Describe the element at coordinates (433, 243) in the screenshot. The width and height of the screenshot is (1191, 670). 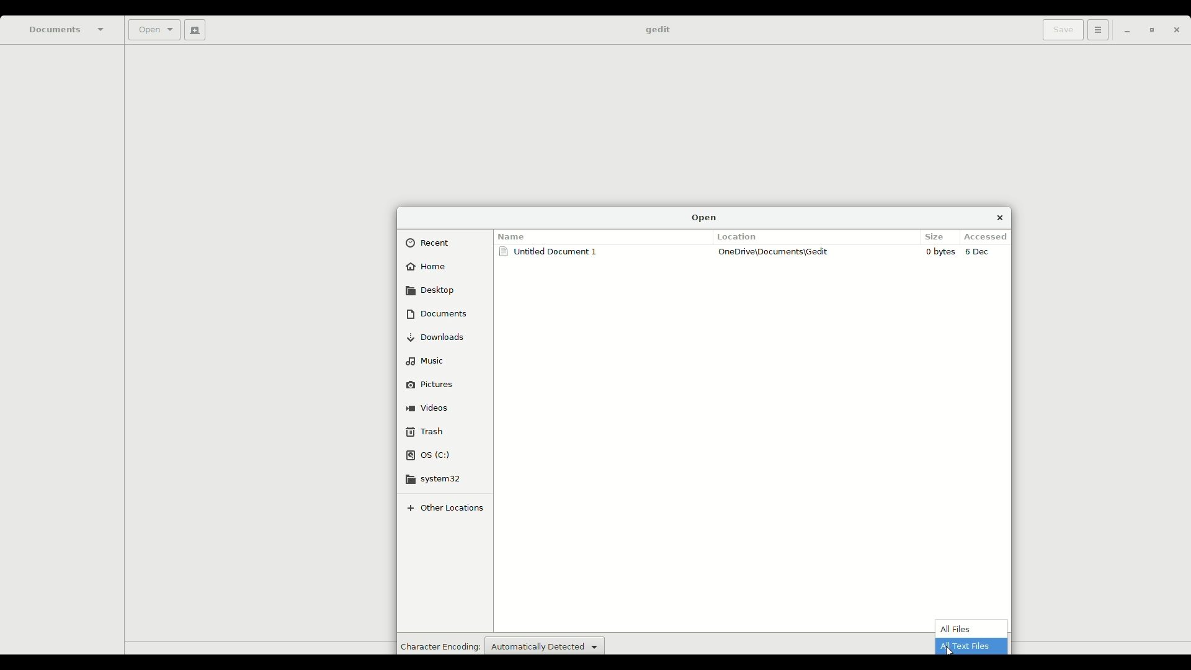
I see `Recent` at that location.